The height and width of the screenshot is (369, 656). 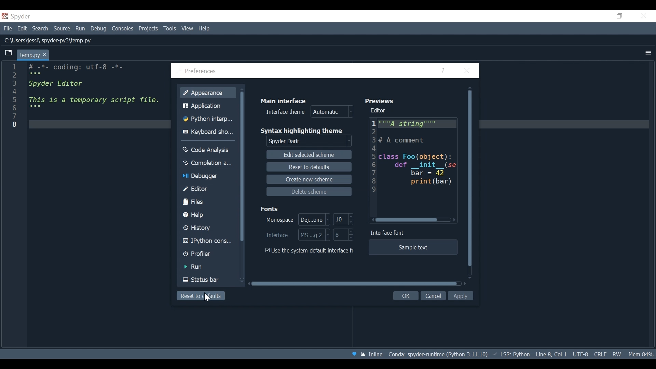 I want to click on Fonts, so click(x=271, y=208).